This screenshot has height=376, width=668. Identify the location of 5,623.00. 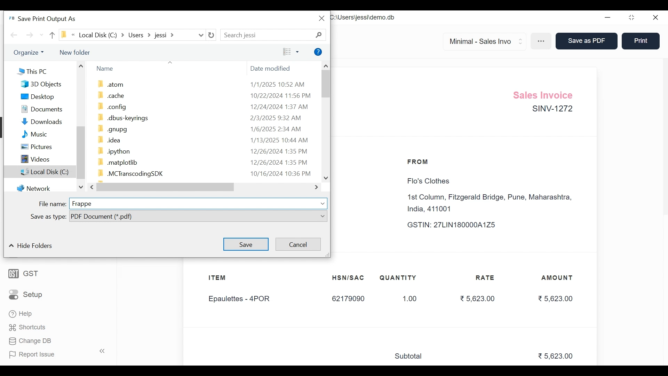
(477, 298).